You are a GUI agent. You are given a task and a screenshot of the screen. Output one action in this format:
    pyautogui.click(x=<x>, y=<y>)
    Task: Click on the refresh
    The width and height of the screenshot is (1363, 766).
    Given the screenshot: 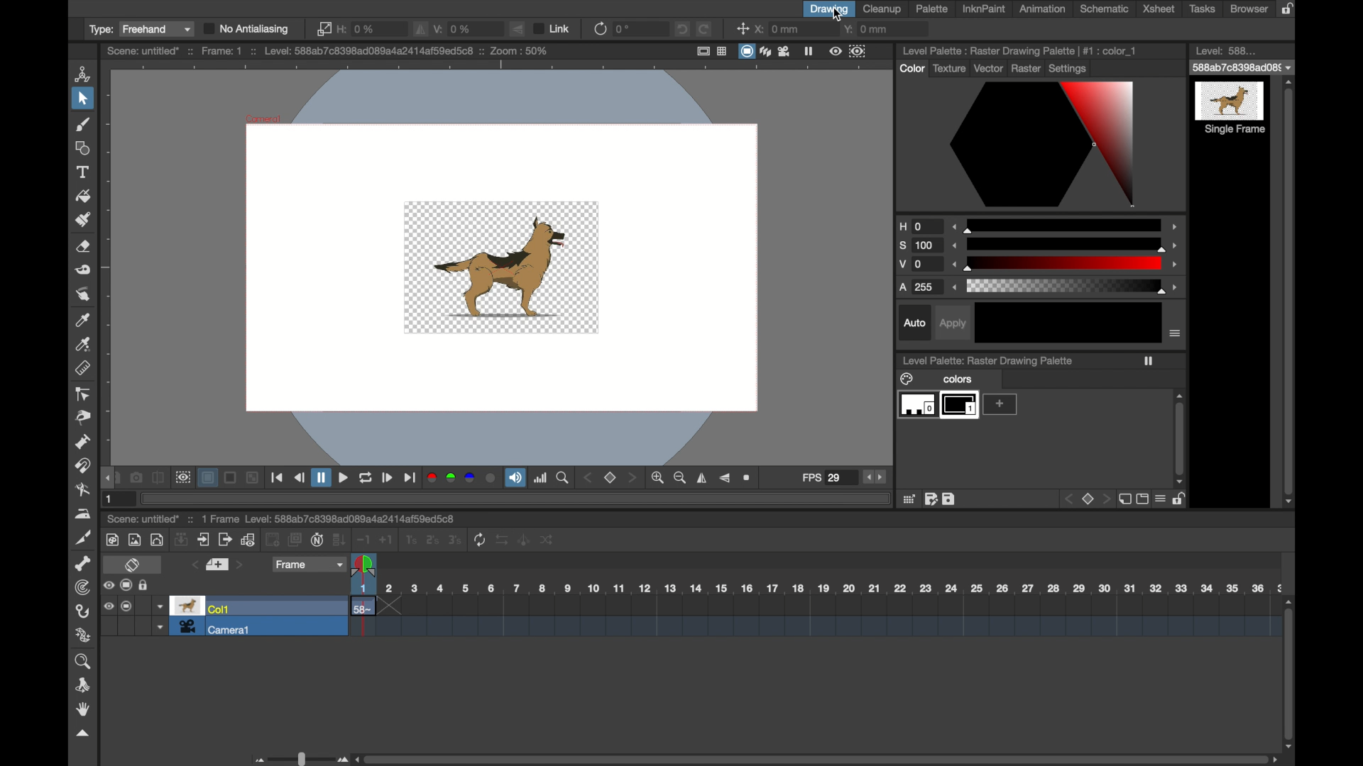 What is the action you would take?
    pyautogui.click(x=599, y=29)
    